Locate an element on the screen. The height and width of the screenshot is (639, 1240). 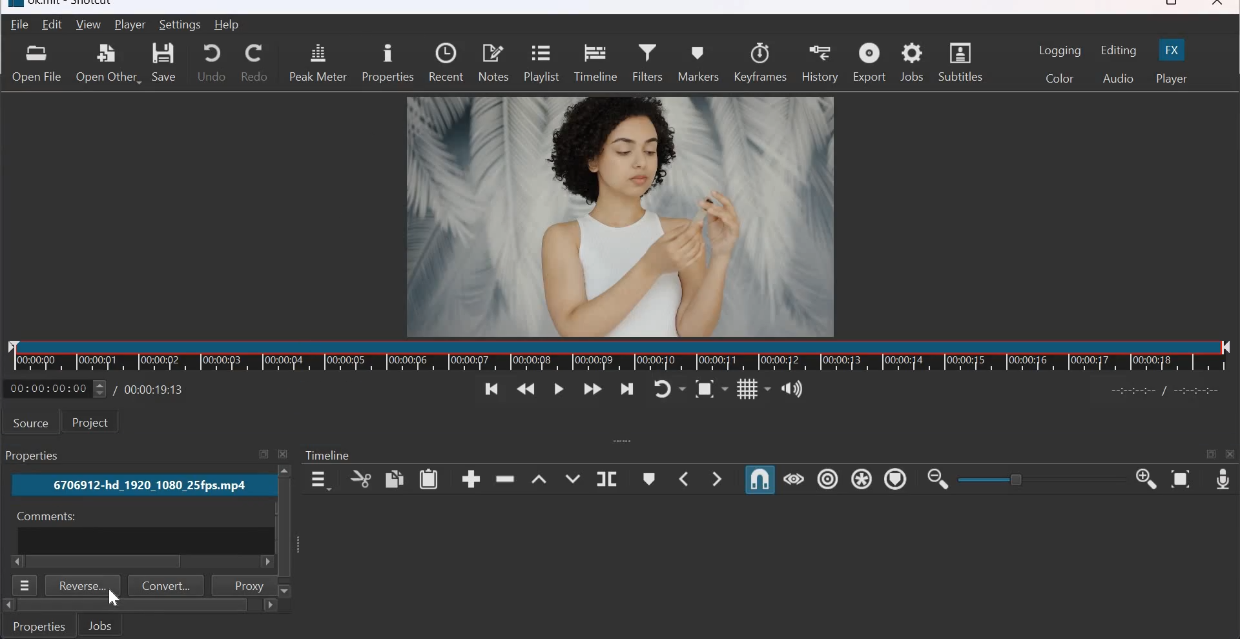
properties is located at coordinates (387, 63).